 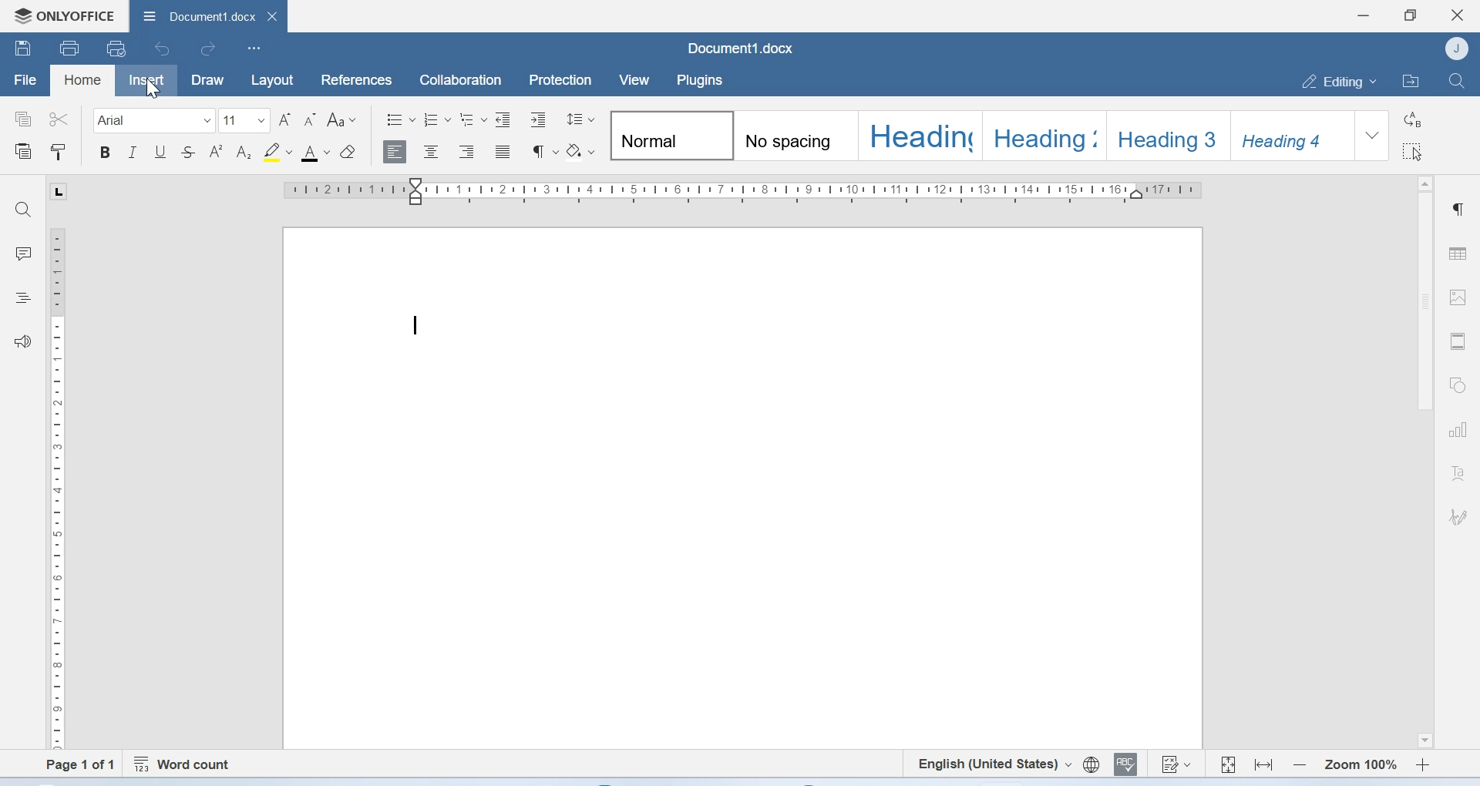 What do you see at coordinates (57, 191) in the screenshot?
I see `L` at bounding box center [57, 191].